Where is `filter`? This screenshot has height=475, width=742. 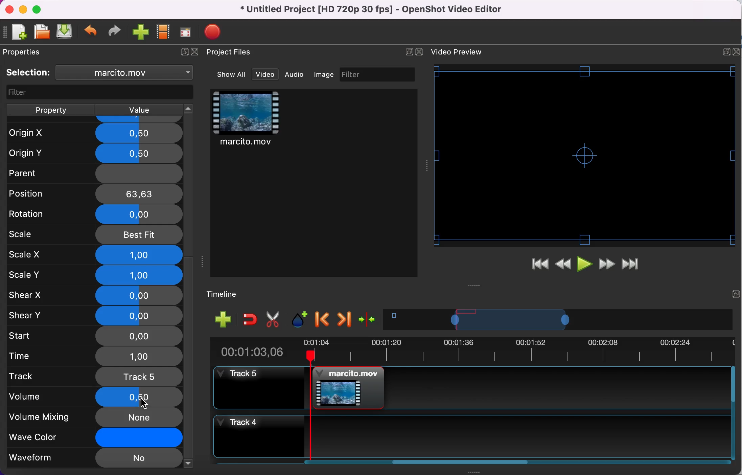
filter is located at coordinates (378, 74).